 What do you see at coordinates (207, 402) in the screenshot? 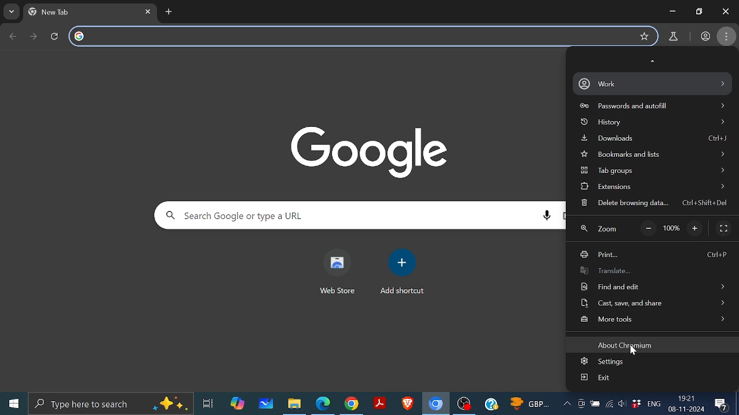
I see `Task View` at bounding box center [207, 402].